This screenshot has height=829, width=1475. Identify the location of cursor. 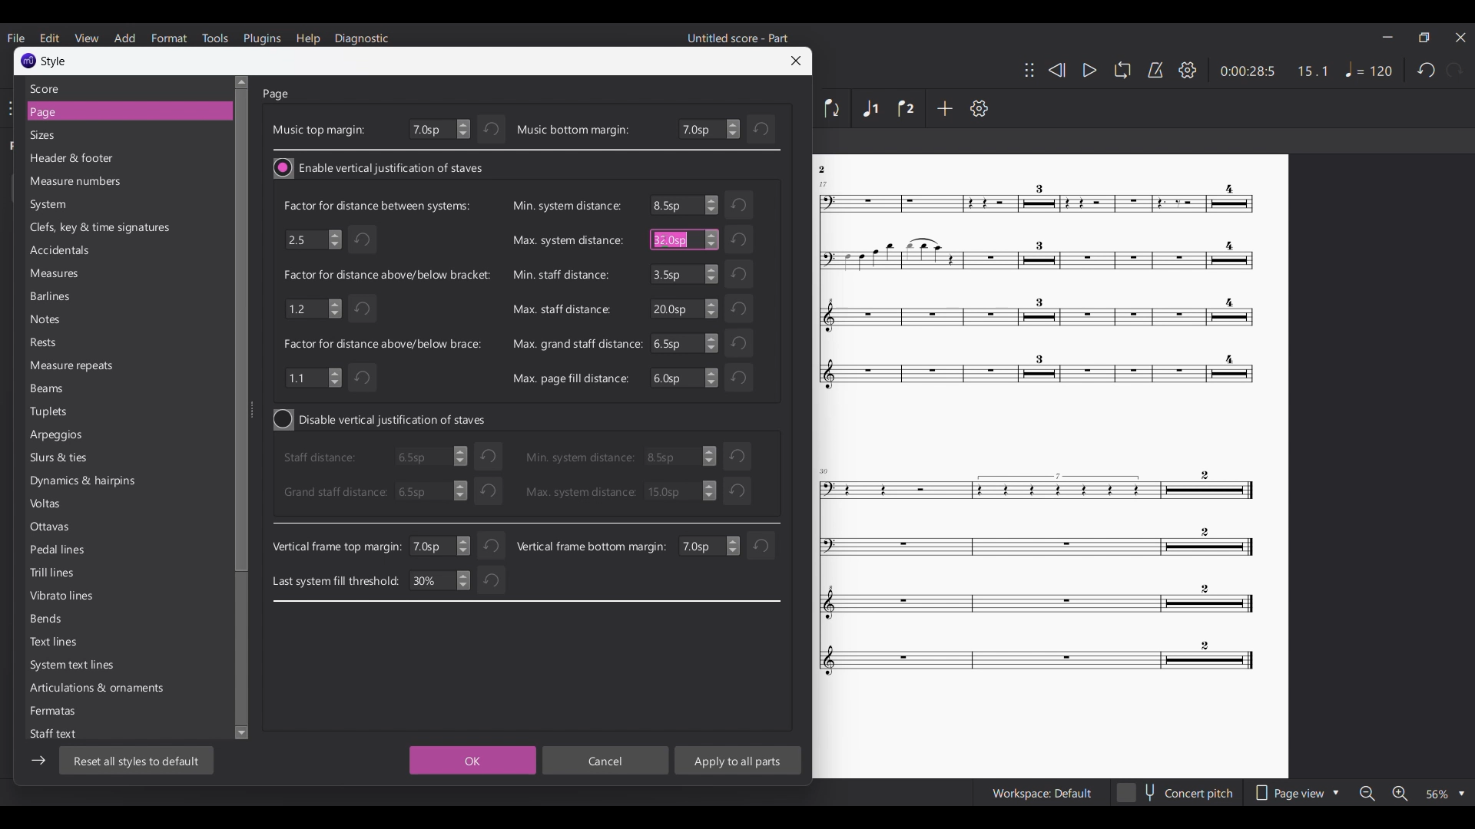
(667, 242).